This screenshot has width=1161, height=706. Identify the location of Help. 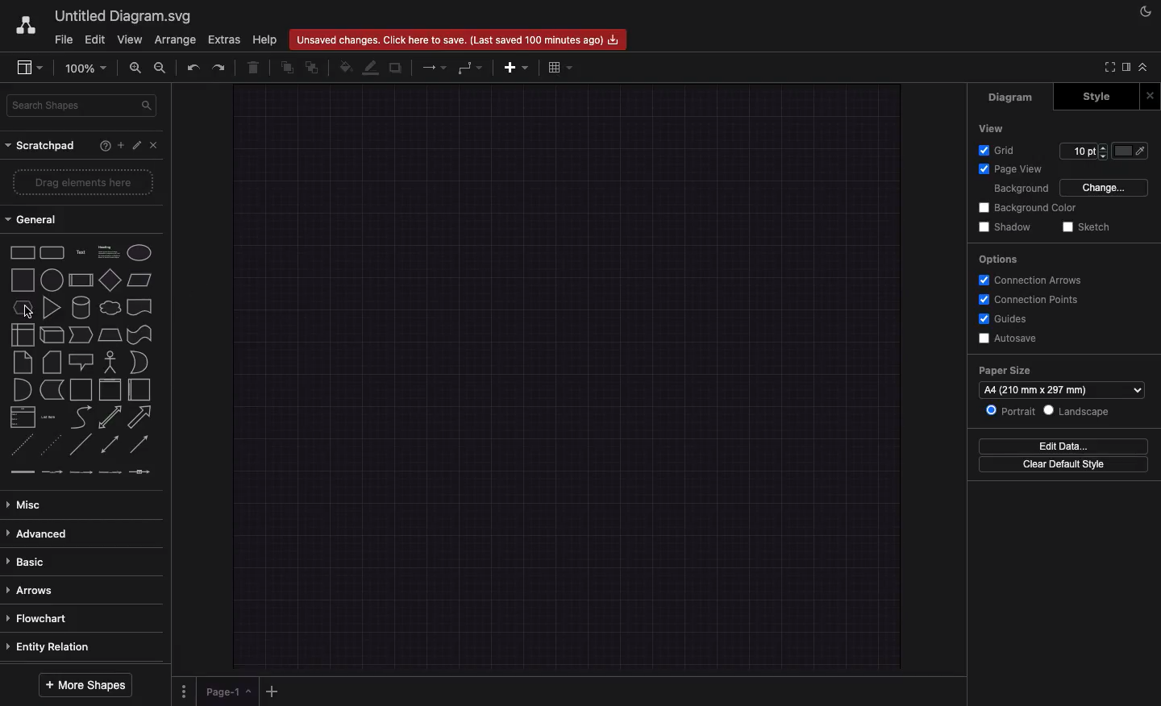
(267, 40).